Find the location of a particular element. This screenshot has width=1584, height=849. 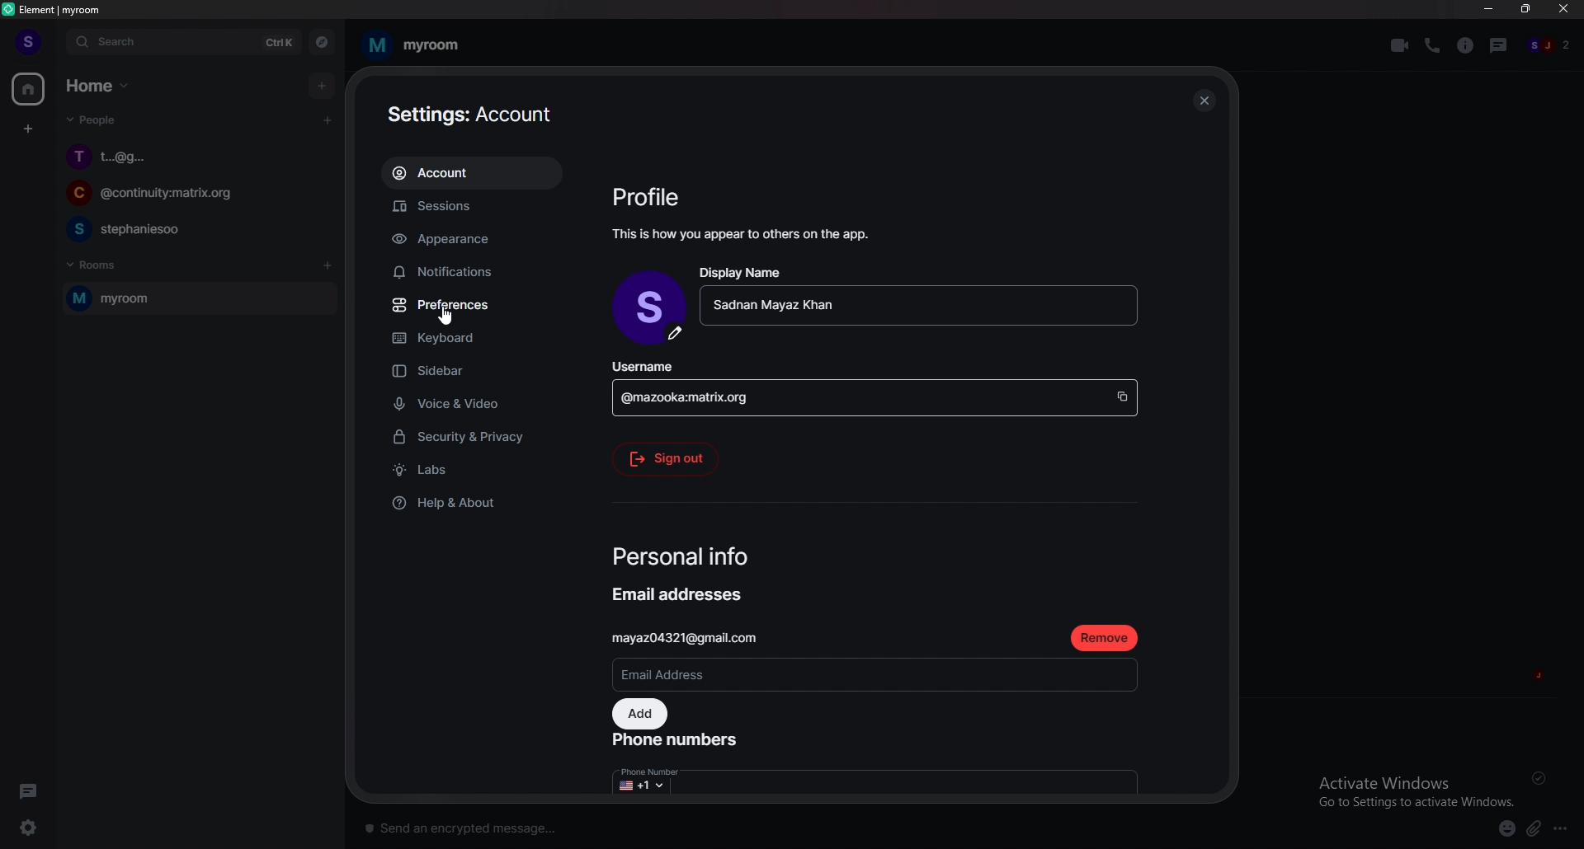

email address input is located at coordinates (872, 673).